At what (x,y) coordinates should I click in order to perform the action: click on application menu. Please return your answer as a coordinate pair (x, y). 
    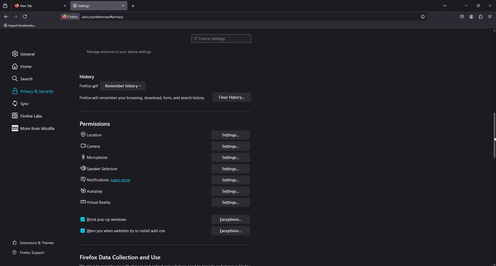
    Looking at the image, I should click on (490, 16).